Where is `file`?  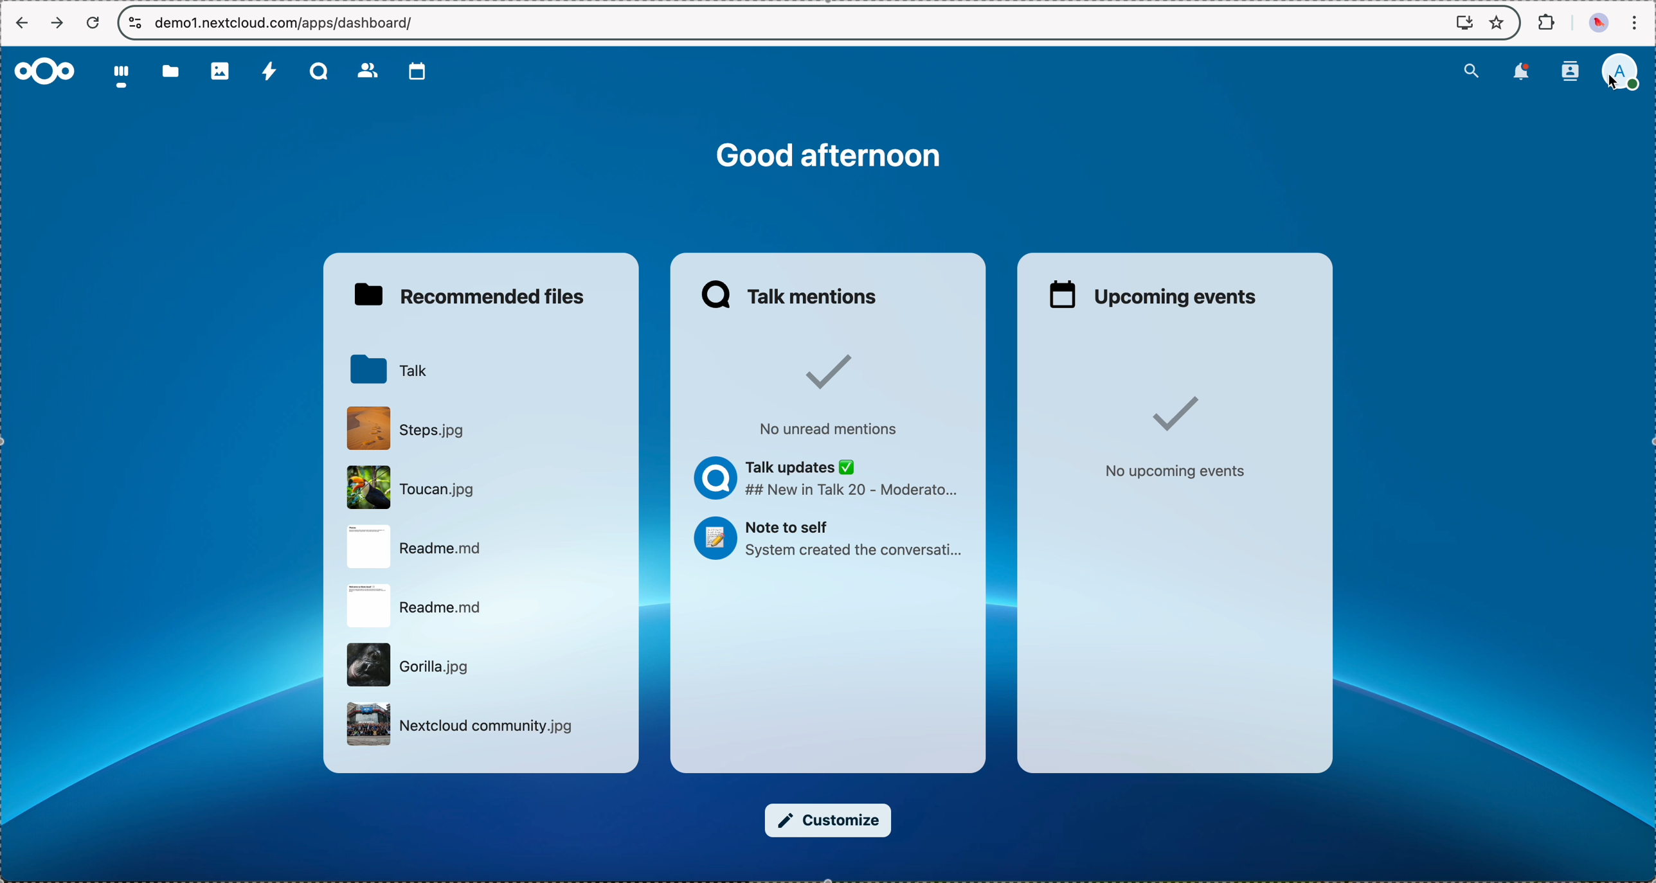 file is located at coordinates (408, 427).